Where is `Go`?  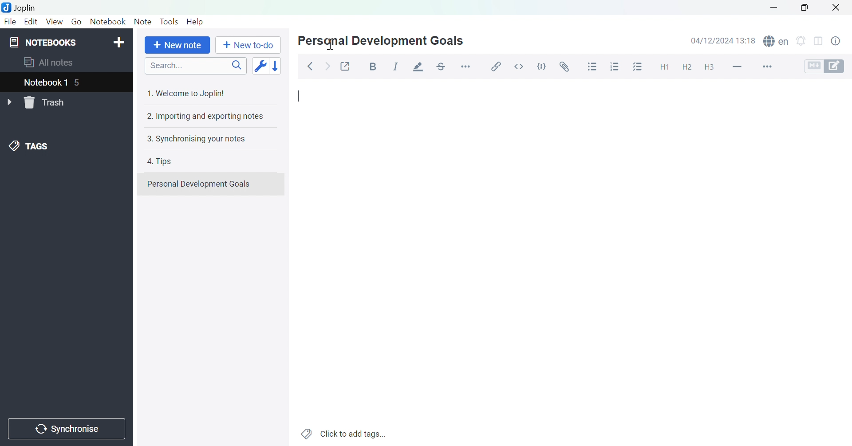
Go is located at coordinates (76, 22).